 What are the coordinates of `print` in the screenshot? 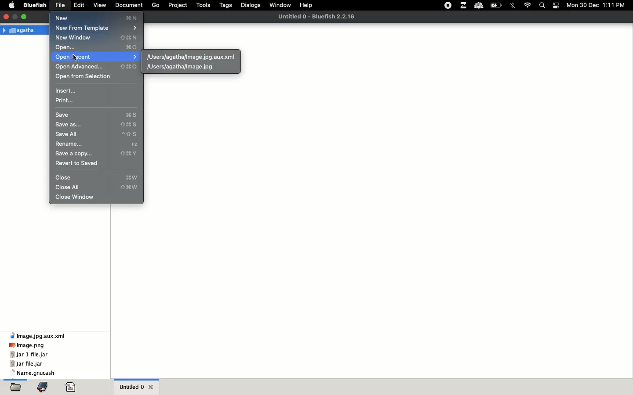 It's located at (65, 101).